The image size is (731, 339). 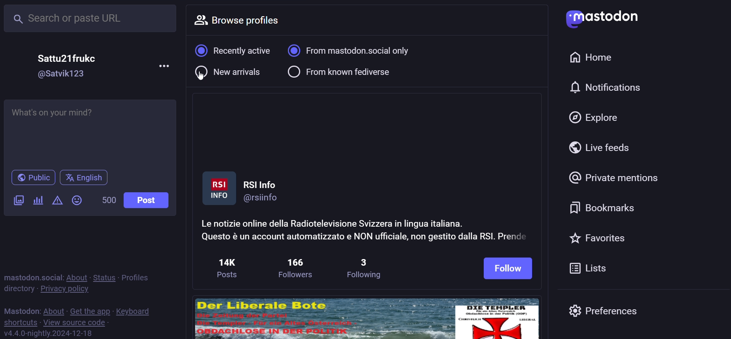 I want to click on What's on your mind?, so click(x=90, y=133).